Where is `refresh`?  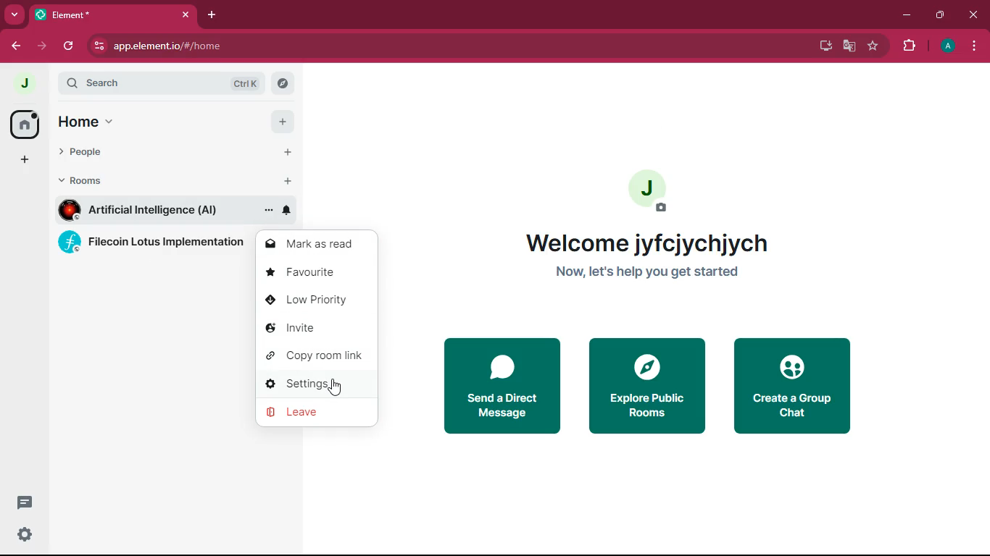 refresh is located at coordinates (70, 46).